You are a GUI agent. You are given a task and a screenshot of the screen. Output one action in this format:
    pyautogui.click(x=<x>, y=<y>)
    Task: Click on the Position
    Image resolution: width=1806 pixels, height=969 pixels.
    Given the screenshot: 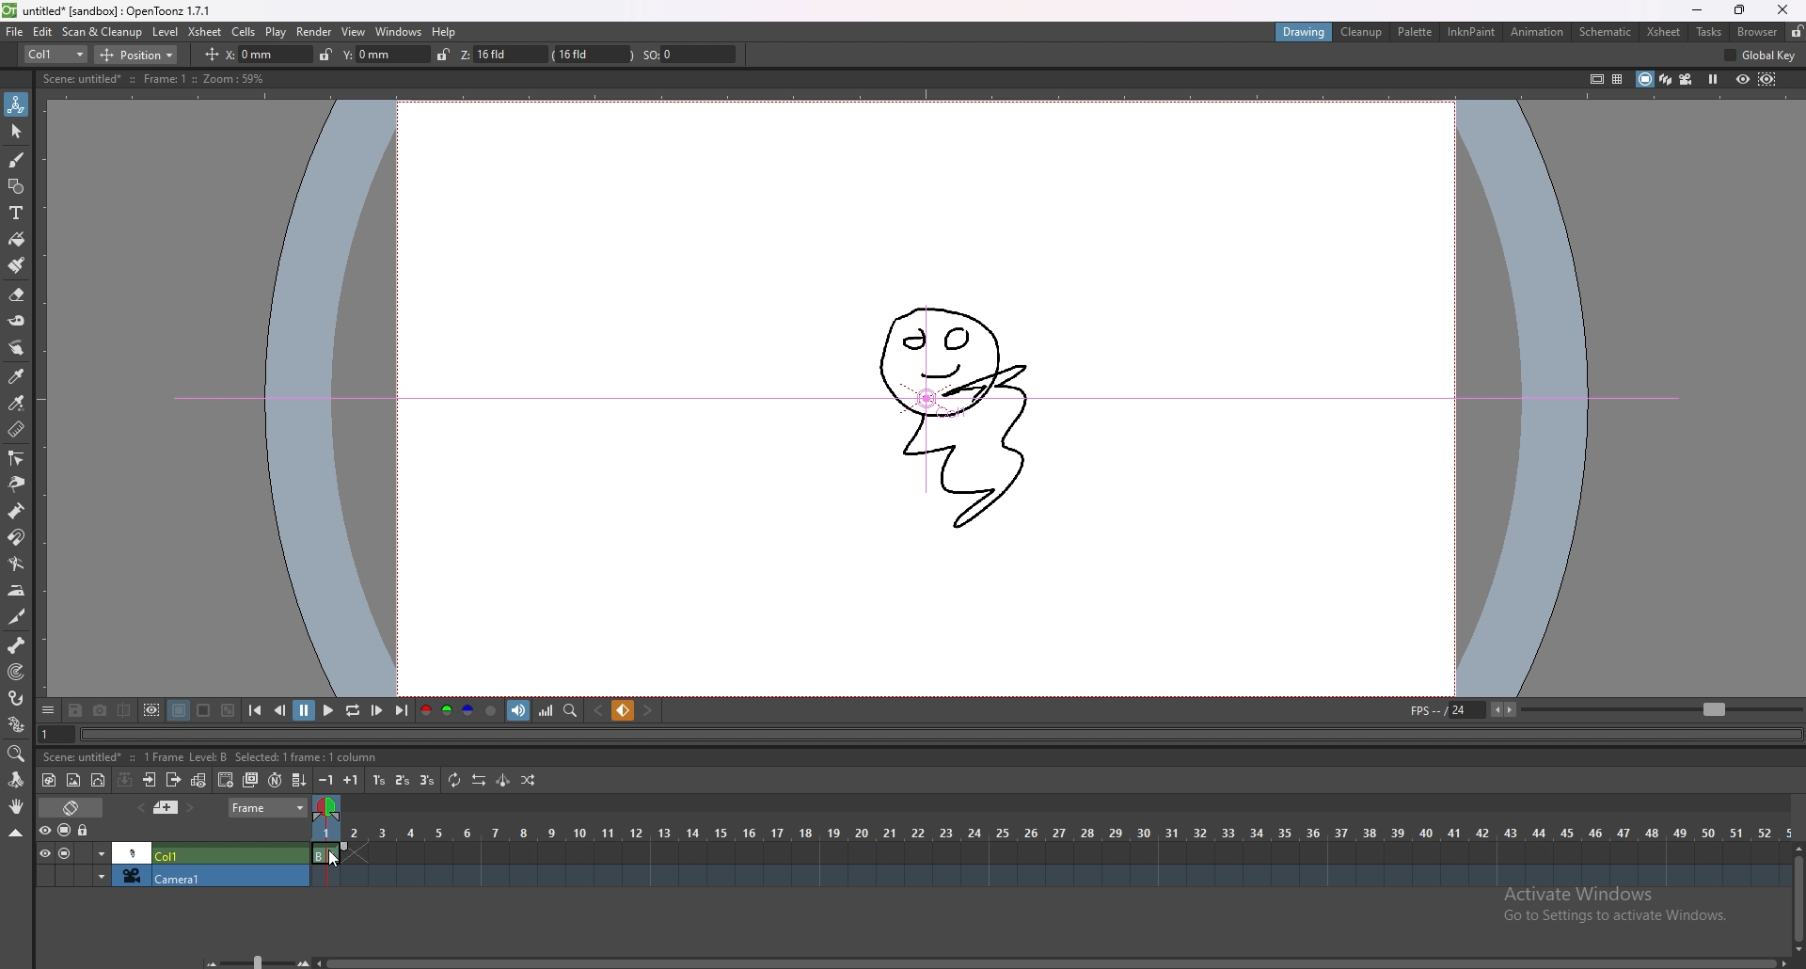 What is the action you would take?
    pyautogui.click(x=144, y=53)
    